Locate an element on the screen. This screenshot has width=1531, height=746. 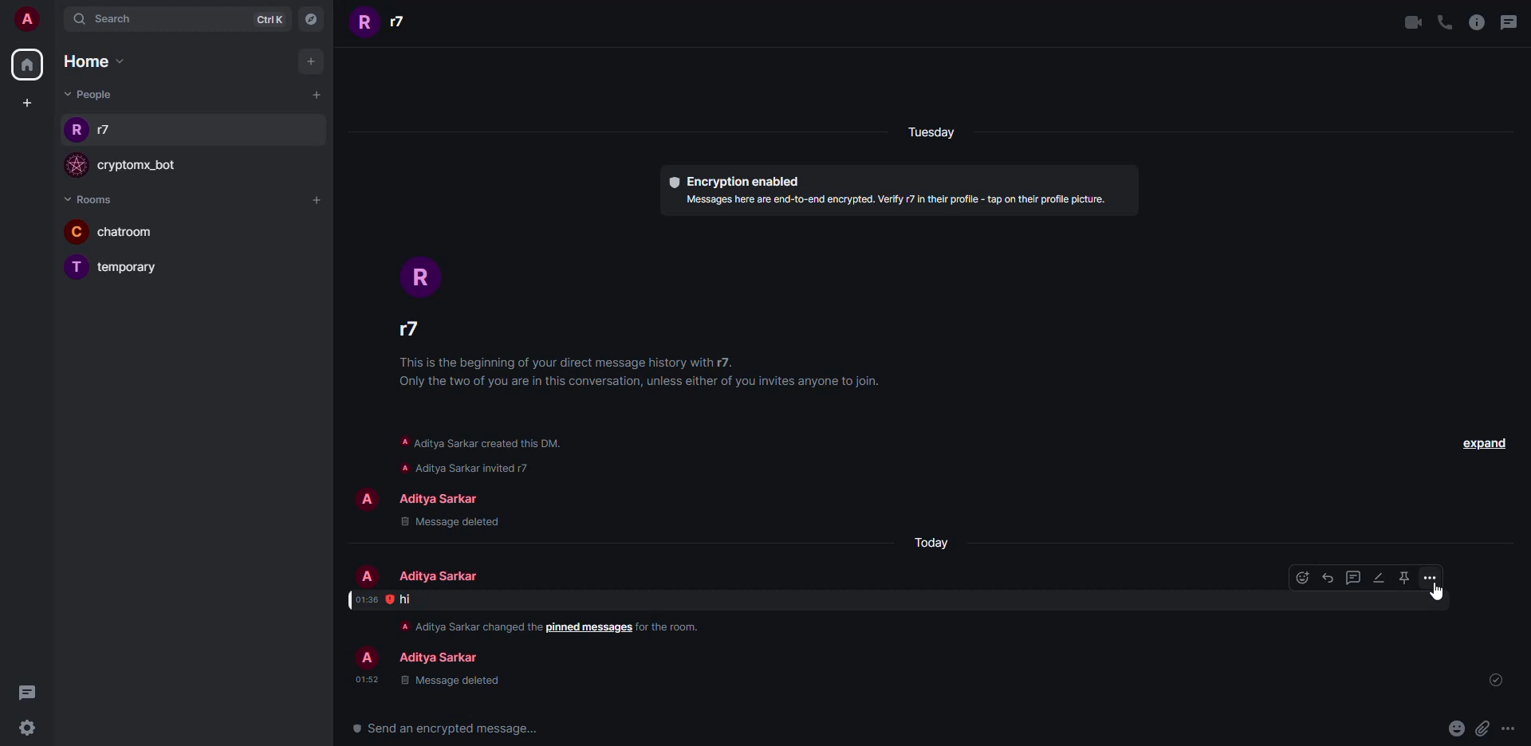
info is located at coordinates (898, 200).